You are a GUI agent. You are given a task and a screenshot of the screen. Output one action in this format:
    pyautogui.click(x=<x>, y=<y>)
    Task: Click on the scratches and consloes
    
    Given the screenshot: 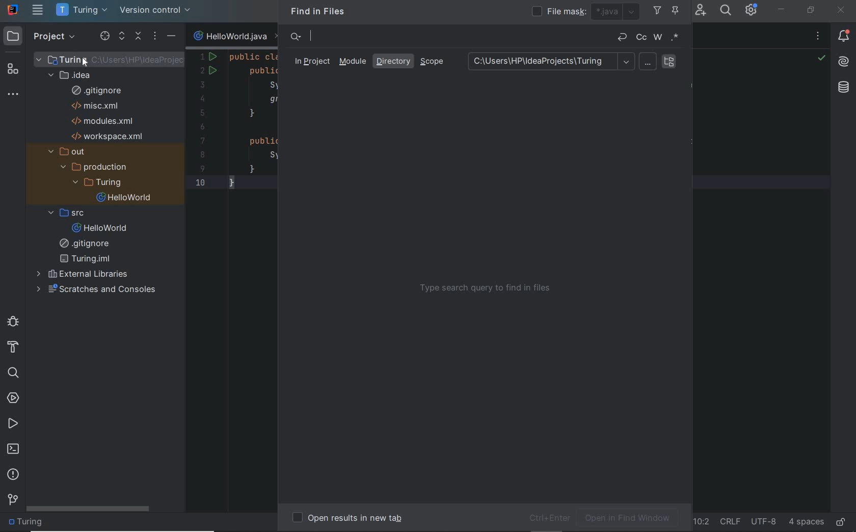 What is the action you would take?
    pyautogui.click(x=102, y=290)
    